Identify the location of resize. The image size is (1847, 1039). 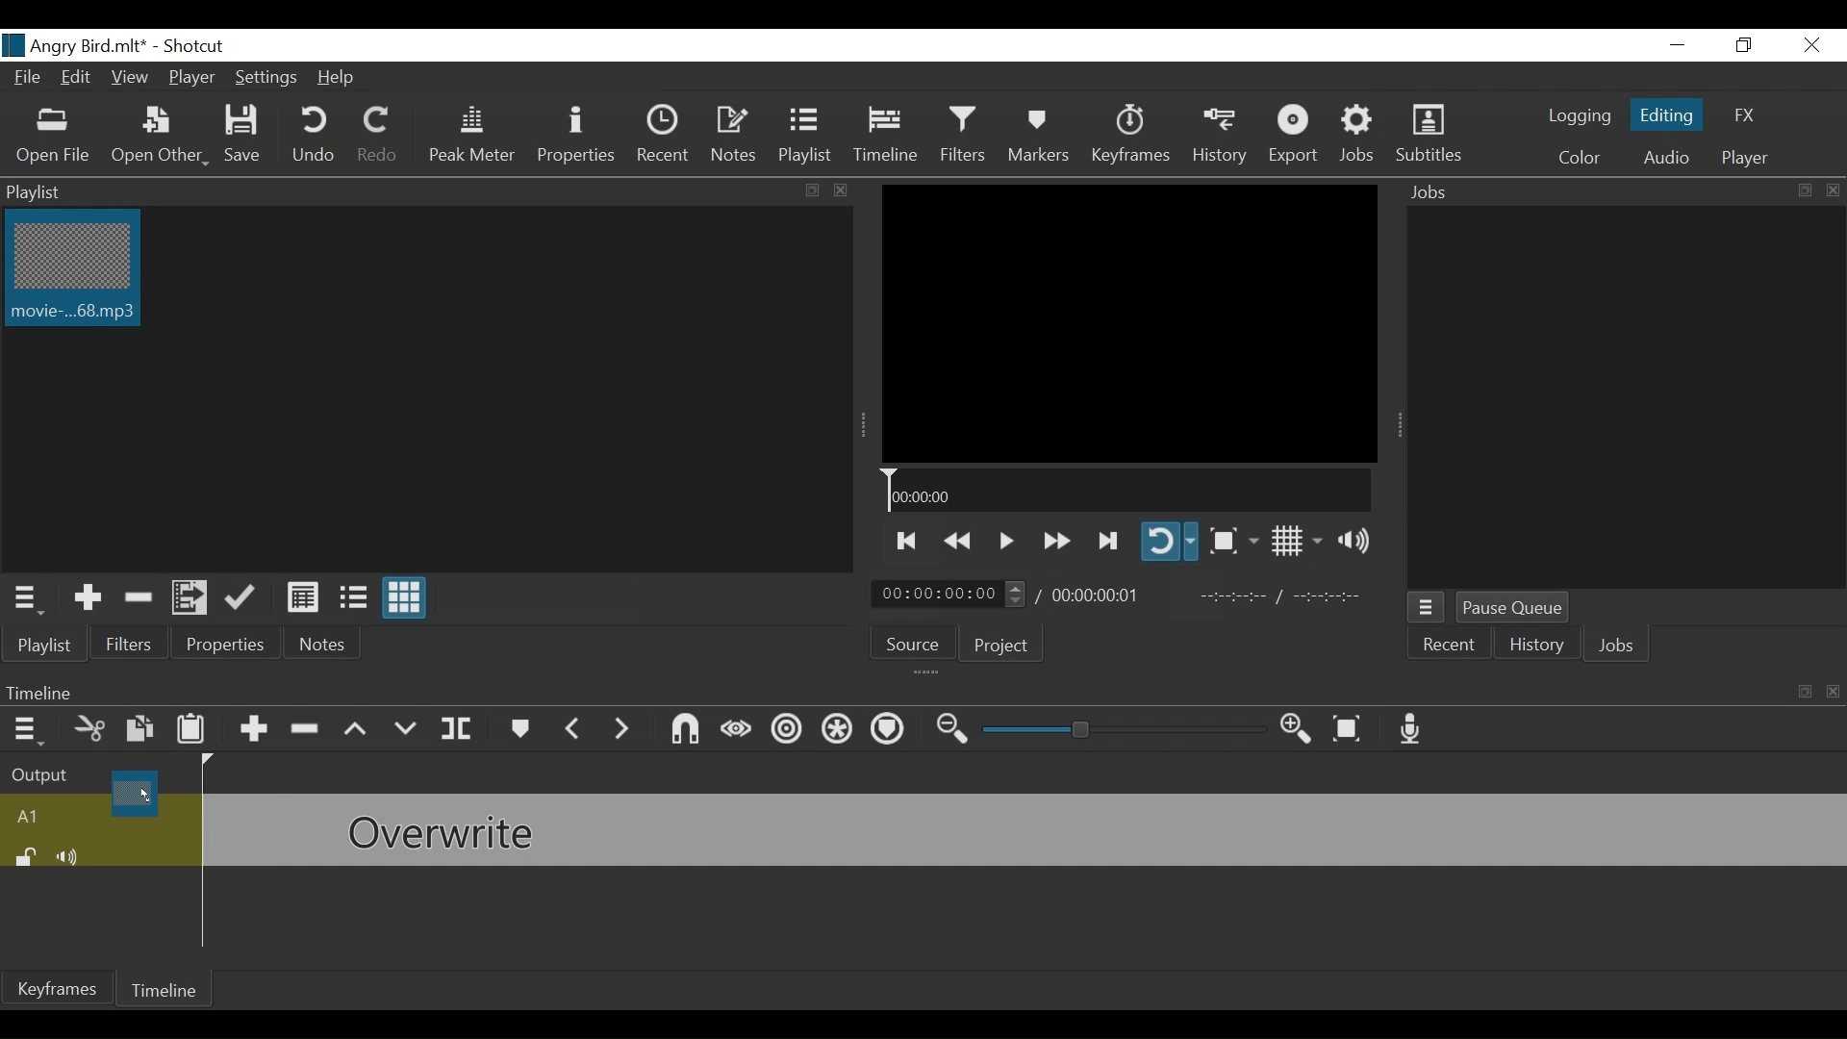
(1803, 190).